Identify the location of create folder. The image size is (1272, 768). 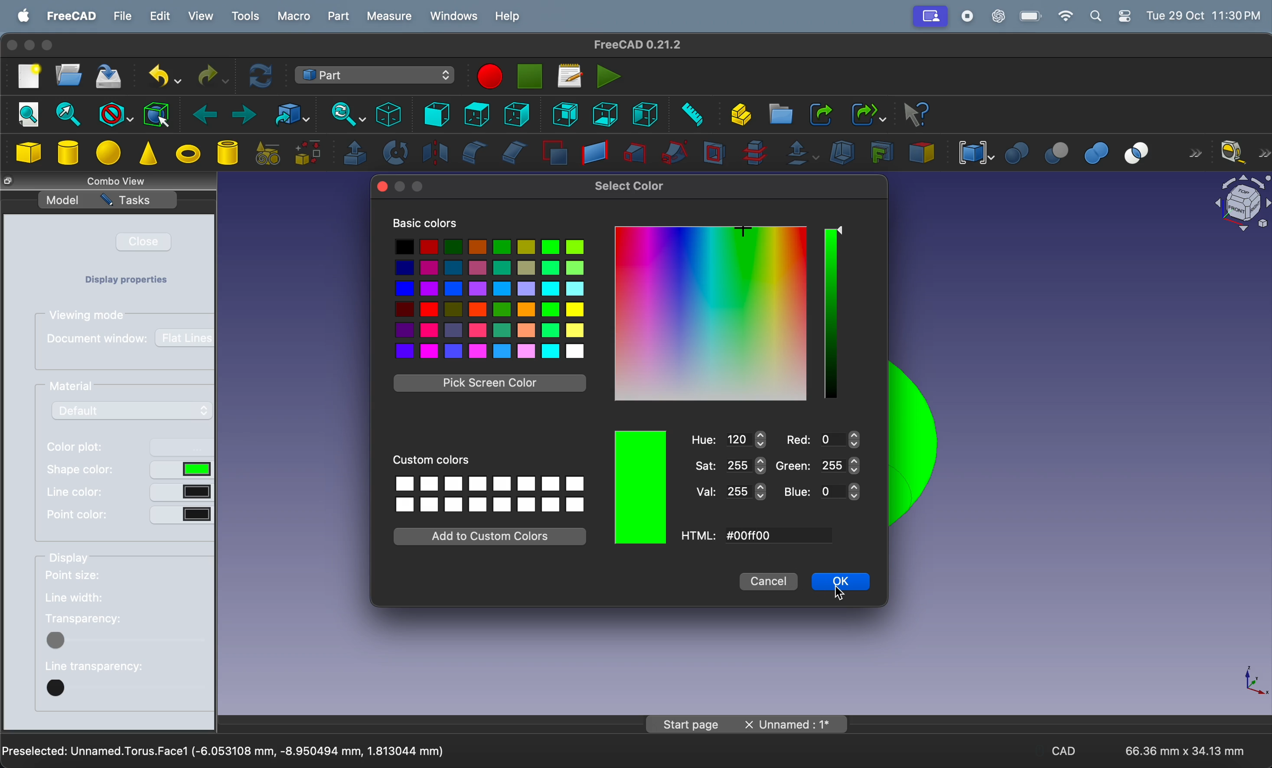
(780, 114).